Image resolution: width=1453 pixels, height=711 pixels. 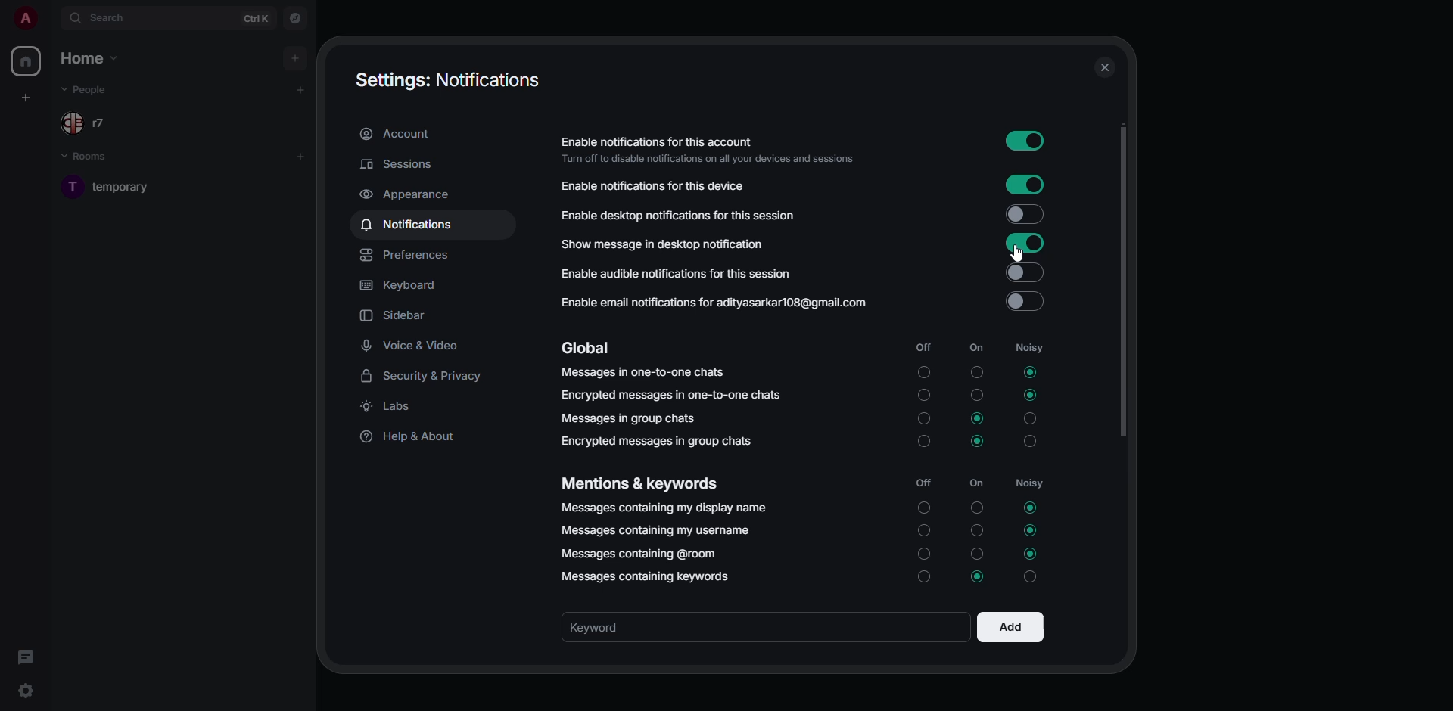 What do you see at coordinates (1023, 185) in the screenshot?
I see `` at bounding box center [1023, 185].